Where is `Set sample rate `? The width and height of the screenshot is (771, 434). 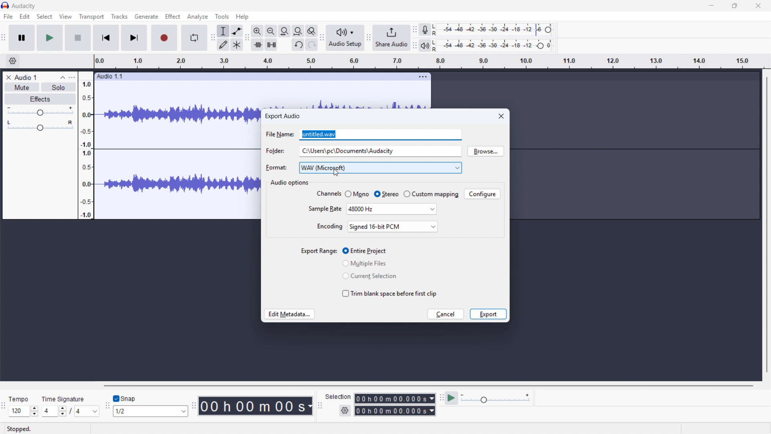
Set sample rate  is located at coordinates (392, 209).